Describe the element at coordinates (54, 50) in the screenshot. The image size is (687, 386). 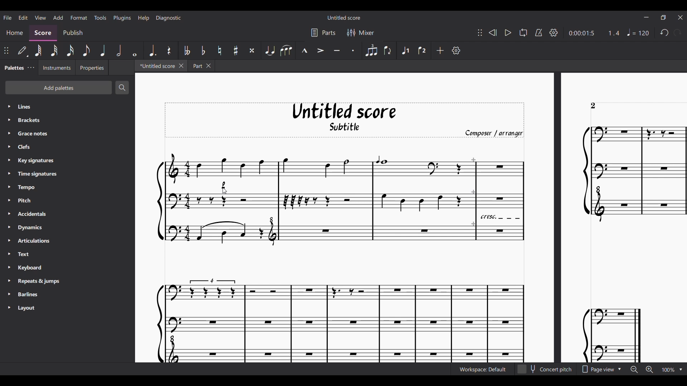
I see `32nd note` at that location.